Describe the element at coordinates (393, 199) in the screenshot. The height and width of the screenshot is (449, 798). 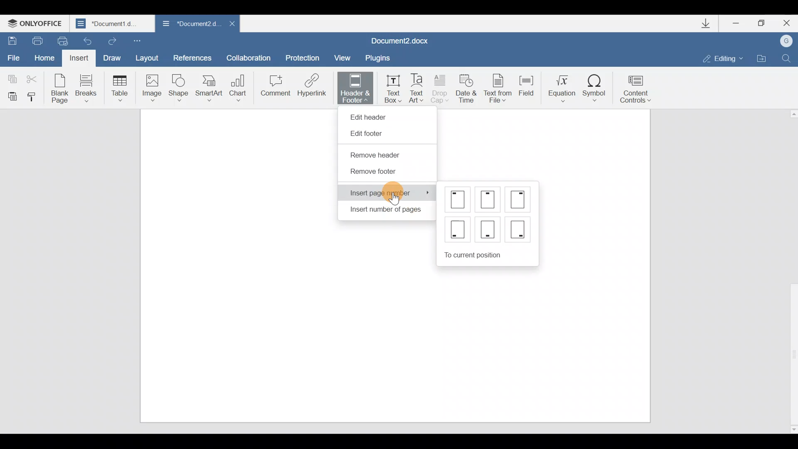
I see `pointer cursor` at that location.